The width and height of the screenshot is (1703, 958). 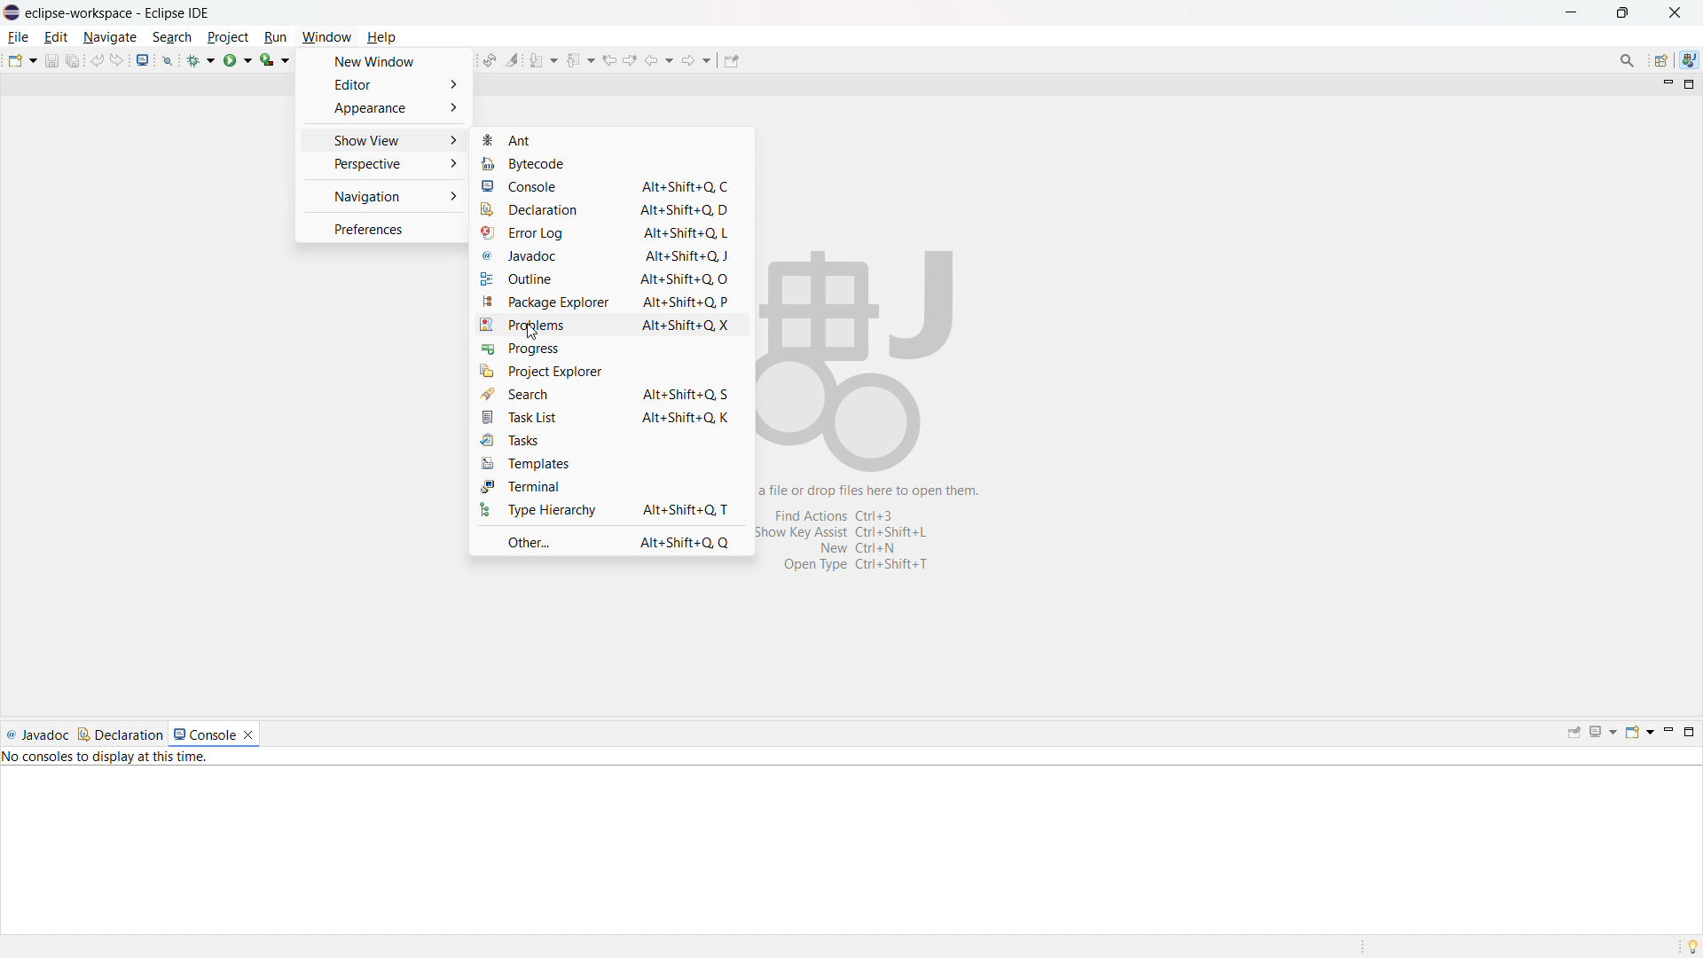 I want to click on open console, so click(x=144, y=59).